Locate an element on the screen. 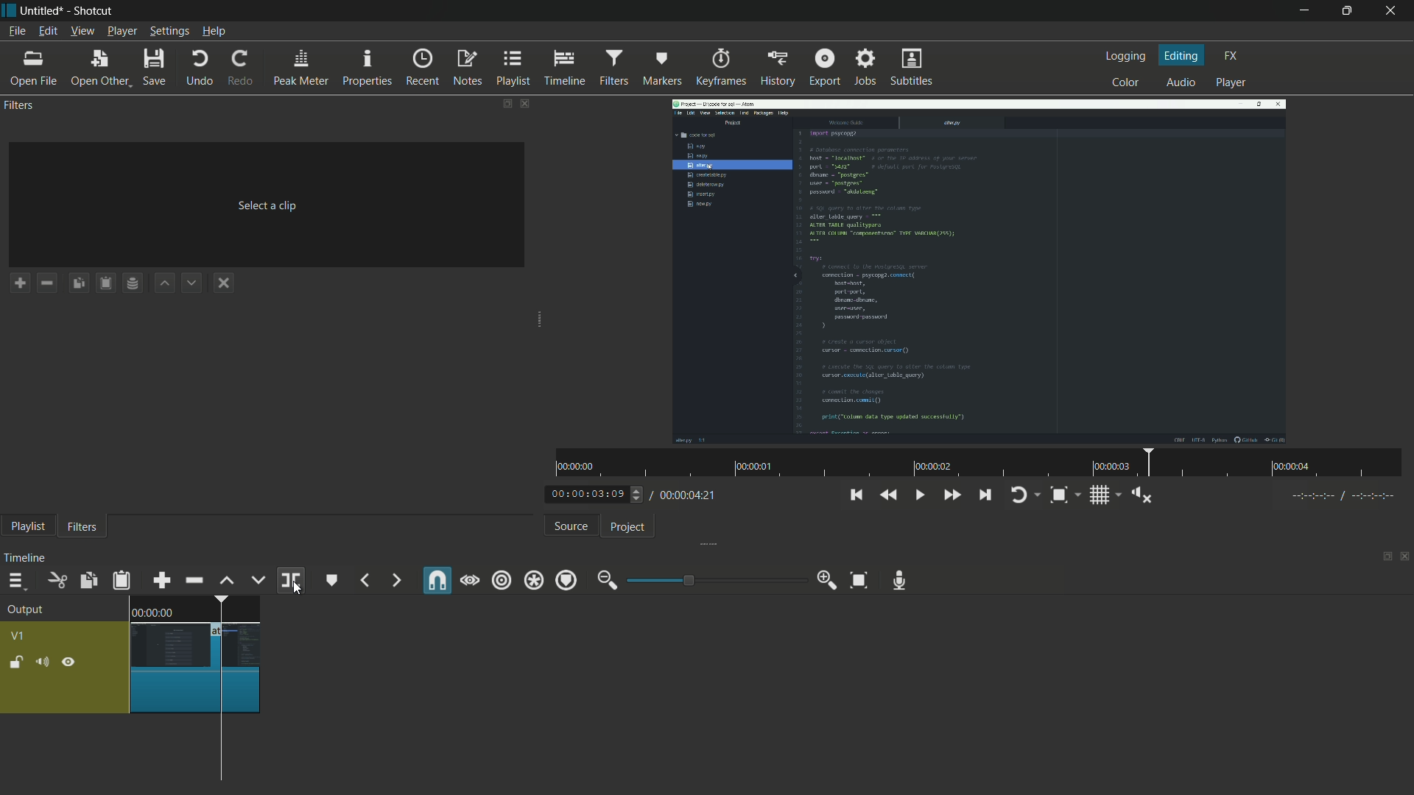  change layout is located at coordinates (504, 104).